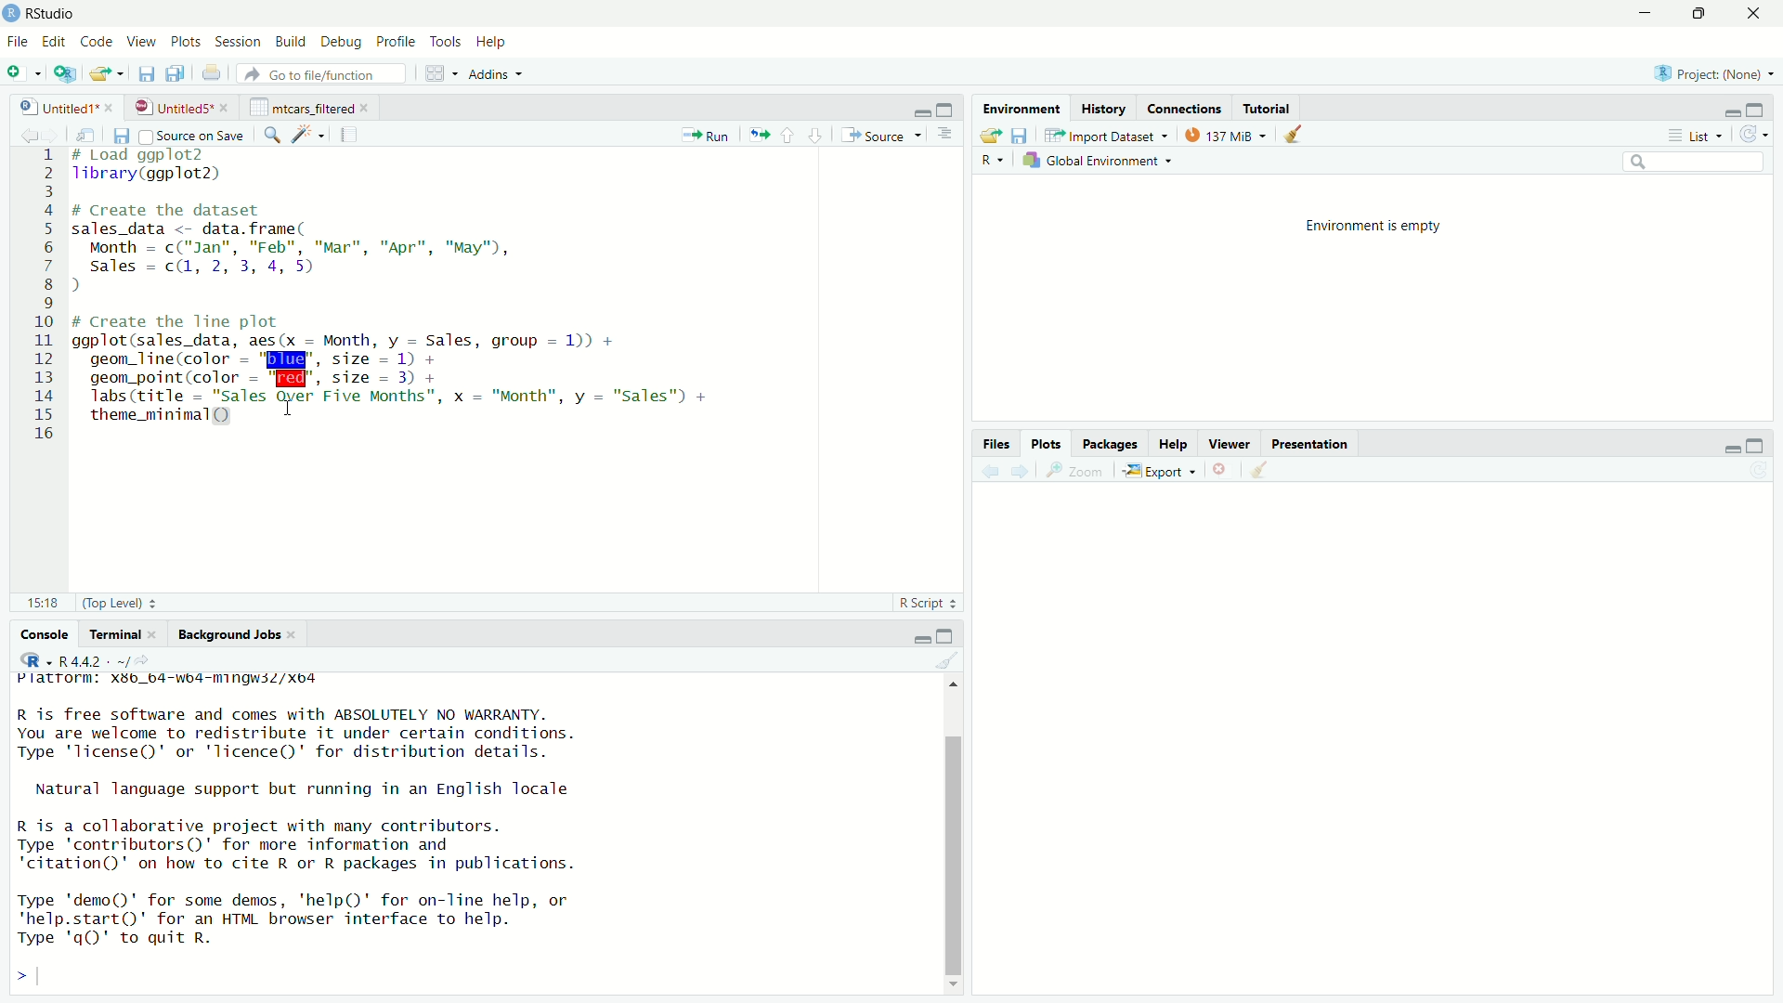 The image size is (1783, 1003). I want to click on edit, so click(55, 42).